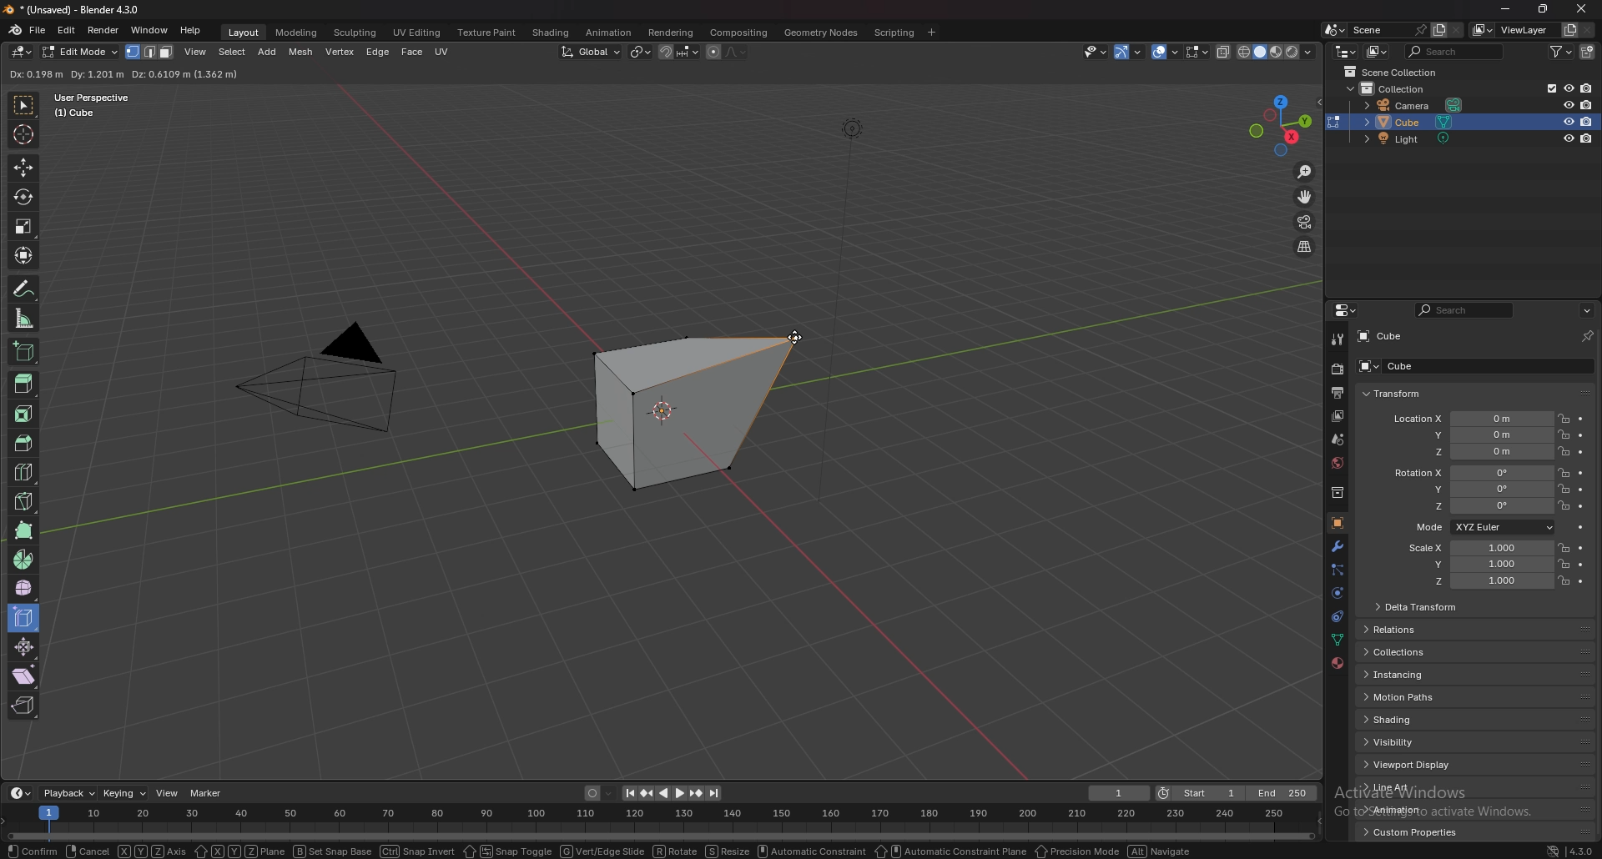 The height and width of the screenshot is (859, 1602). What do you see at coordinates (23, 352) in the screenshot?
I see `add cube` at bounding box center [23, 352].